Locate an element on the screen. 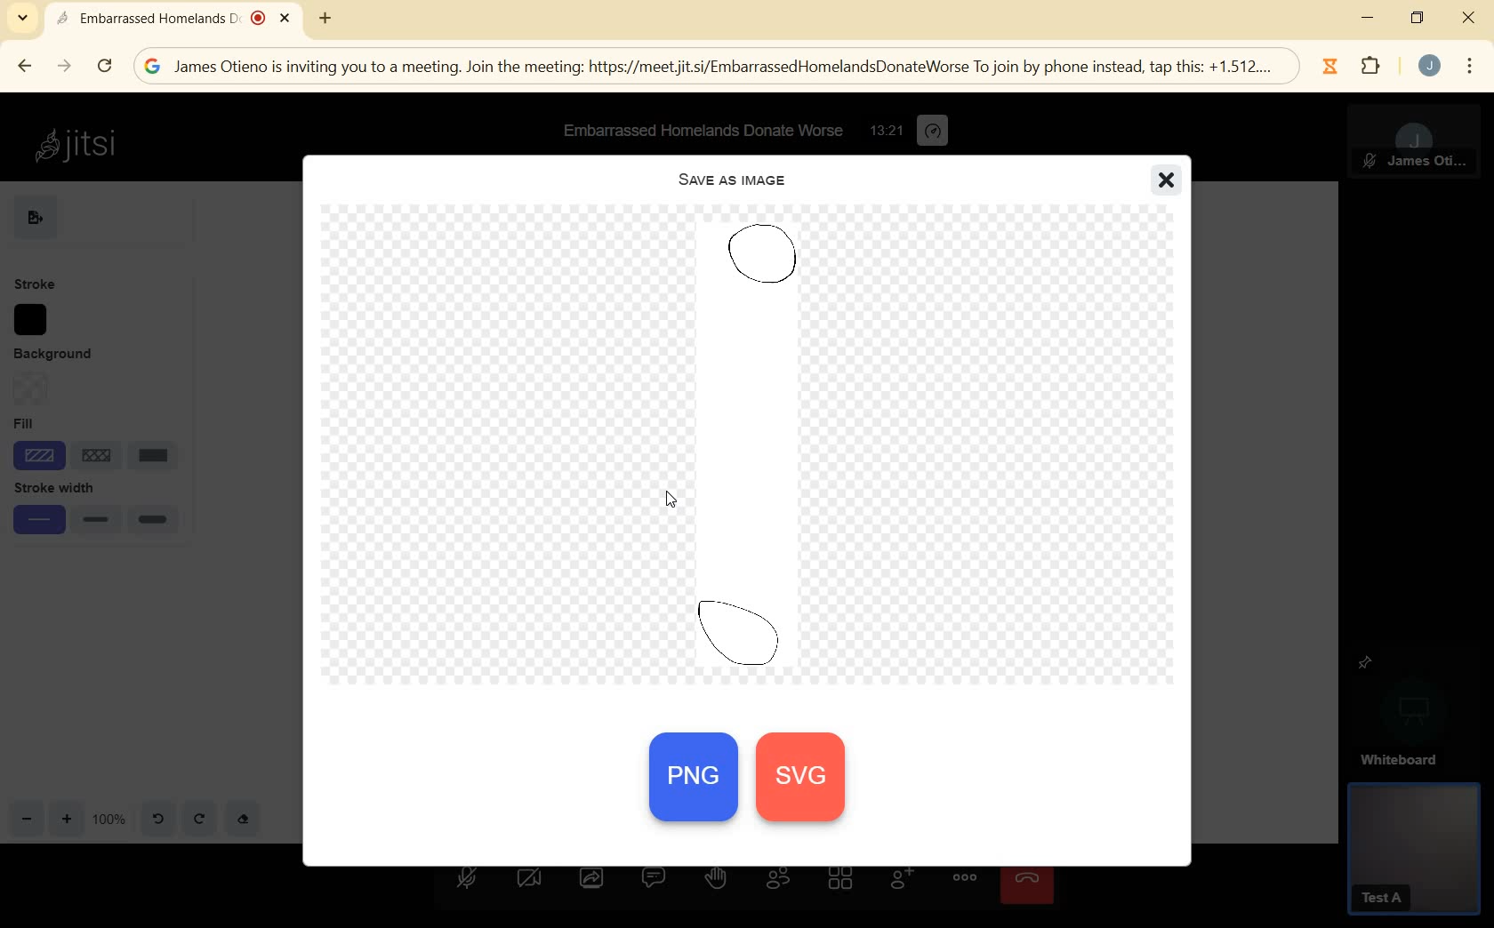 The image size is (1494, 928). restore down is located at coordinates (1418, 20).